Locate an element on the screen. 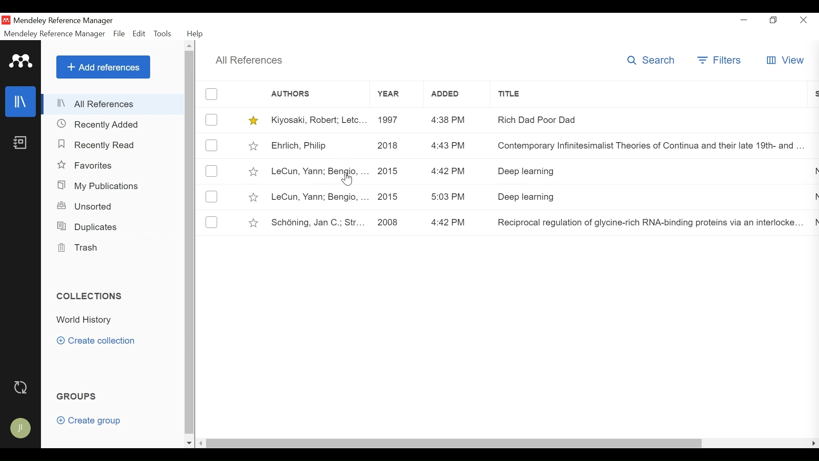 The image size is (819, 461). Mendeley Reference Manger is located at coordinates (69, 20).